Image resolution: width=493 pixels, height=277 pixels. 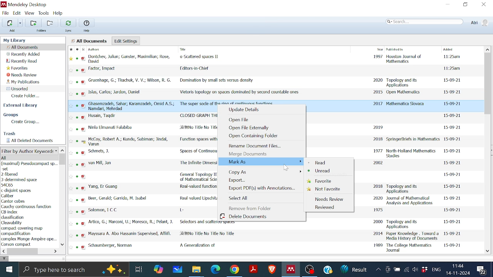 I want to click on filter, so click(x=8, y=259).